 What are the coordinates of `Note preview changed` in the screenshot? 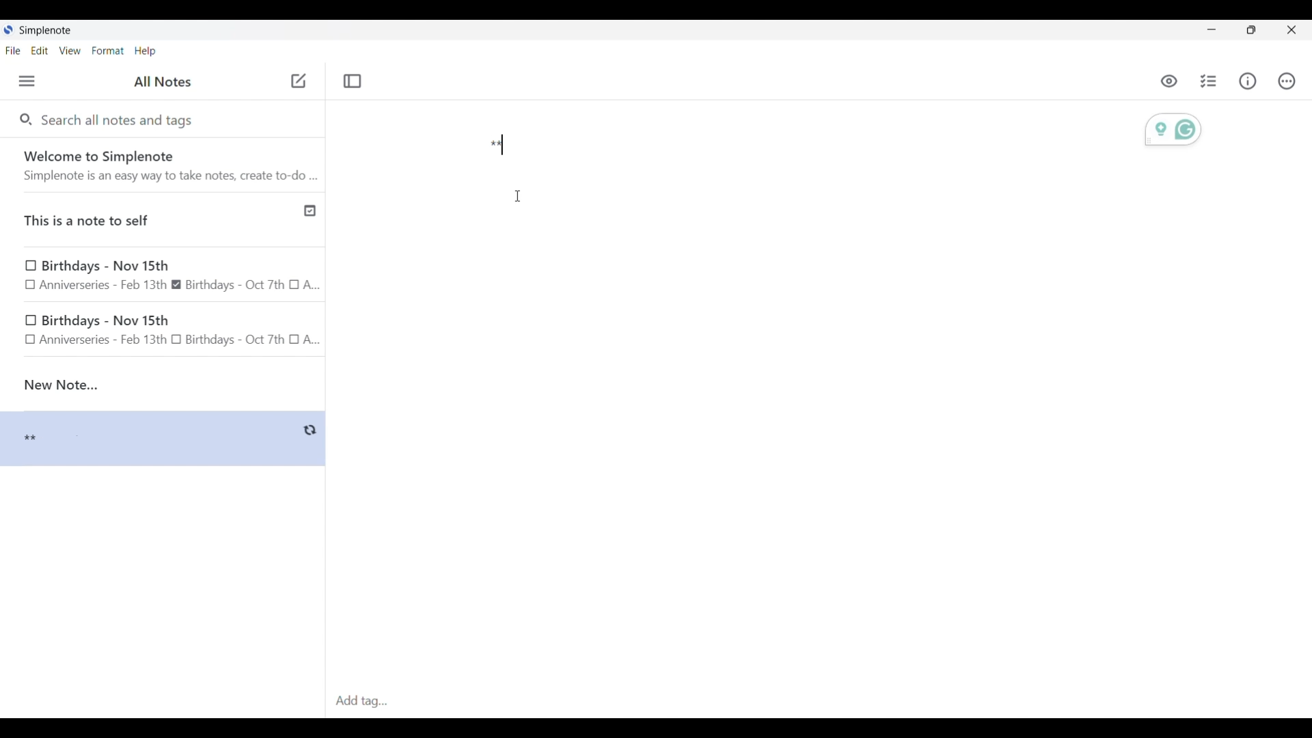 It's located at (150, 439).